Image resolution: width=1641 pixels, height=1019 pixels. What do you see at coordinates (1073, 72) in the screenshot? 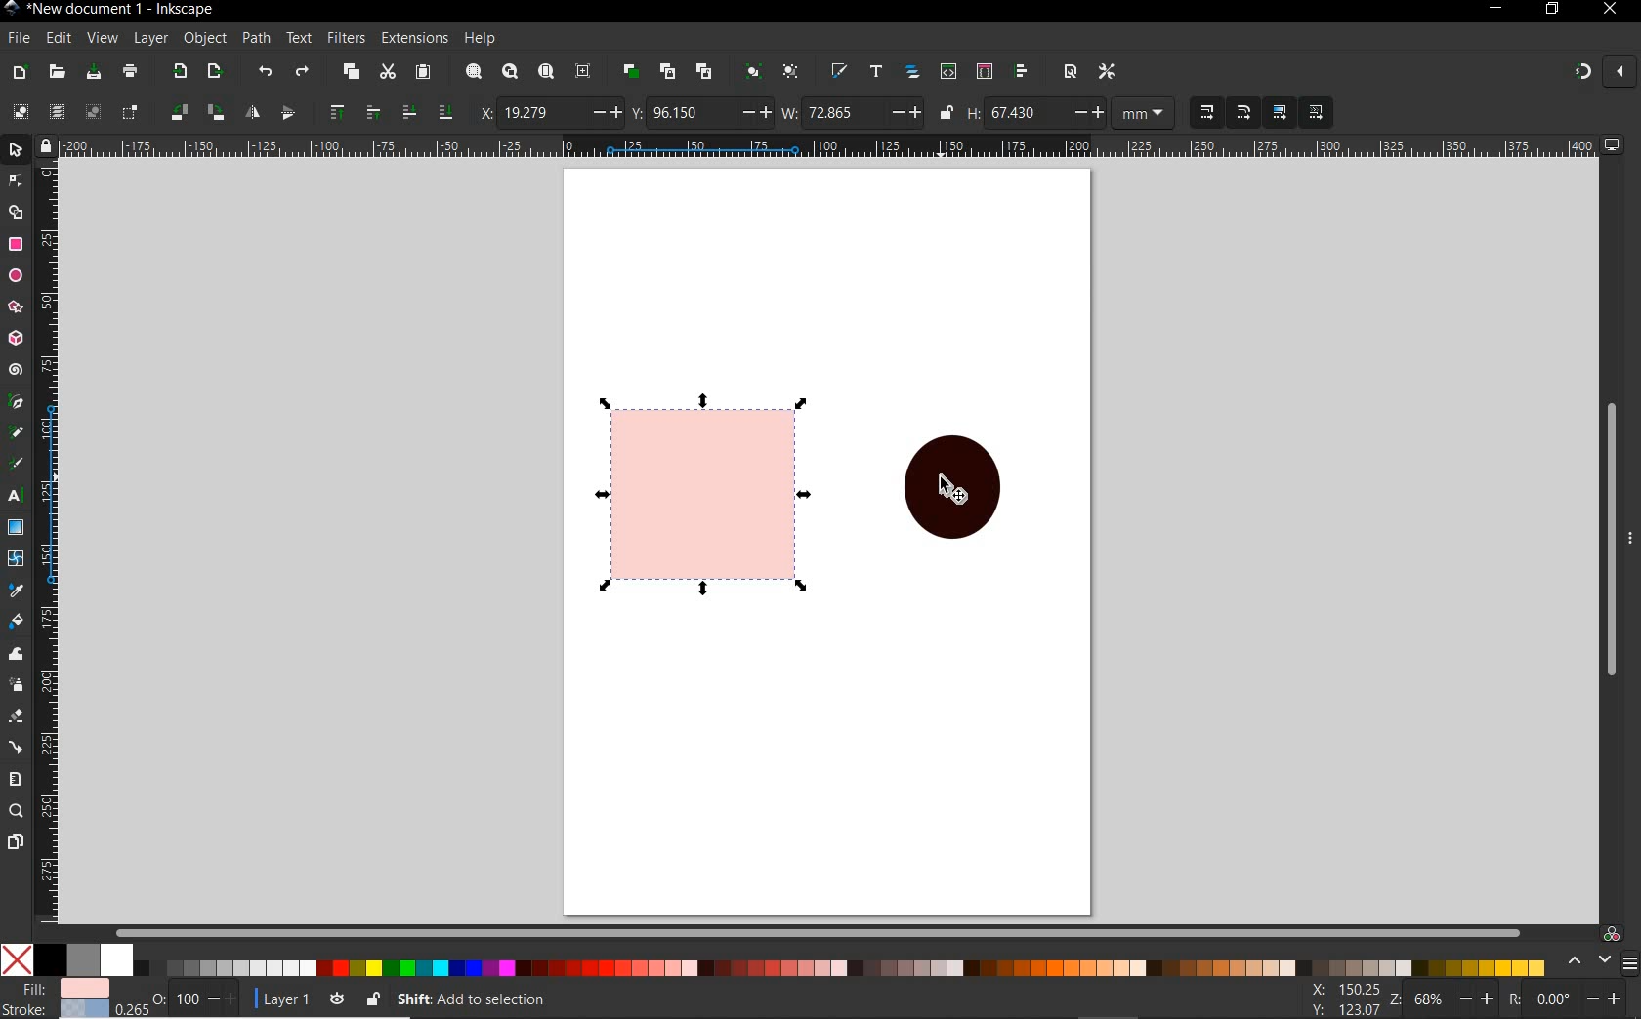
I see `open document proper` at bounding box center [1073, 72].